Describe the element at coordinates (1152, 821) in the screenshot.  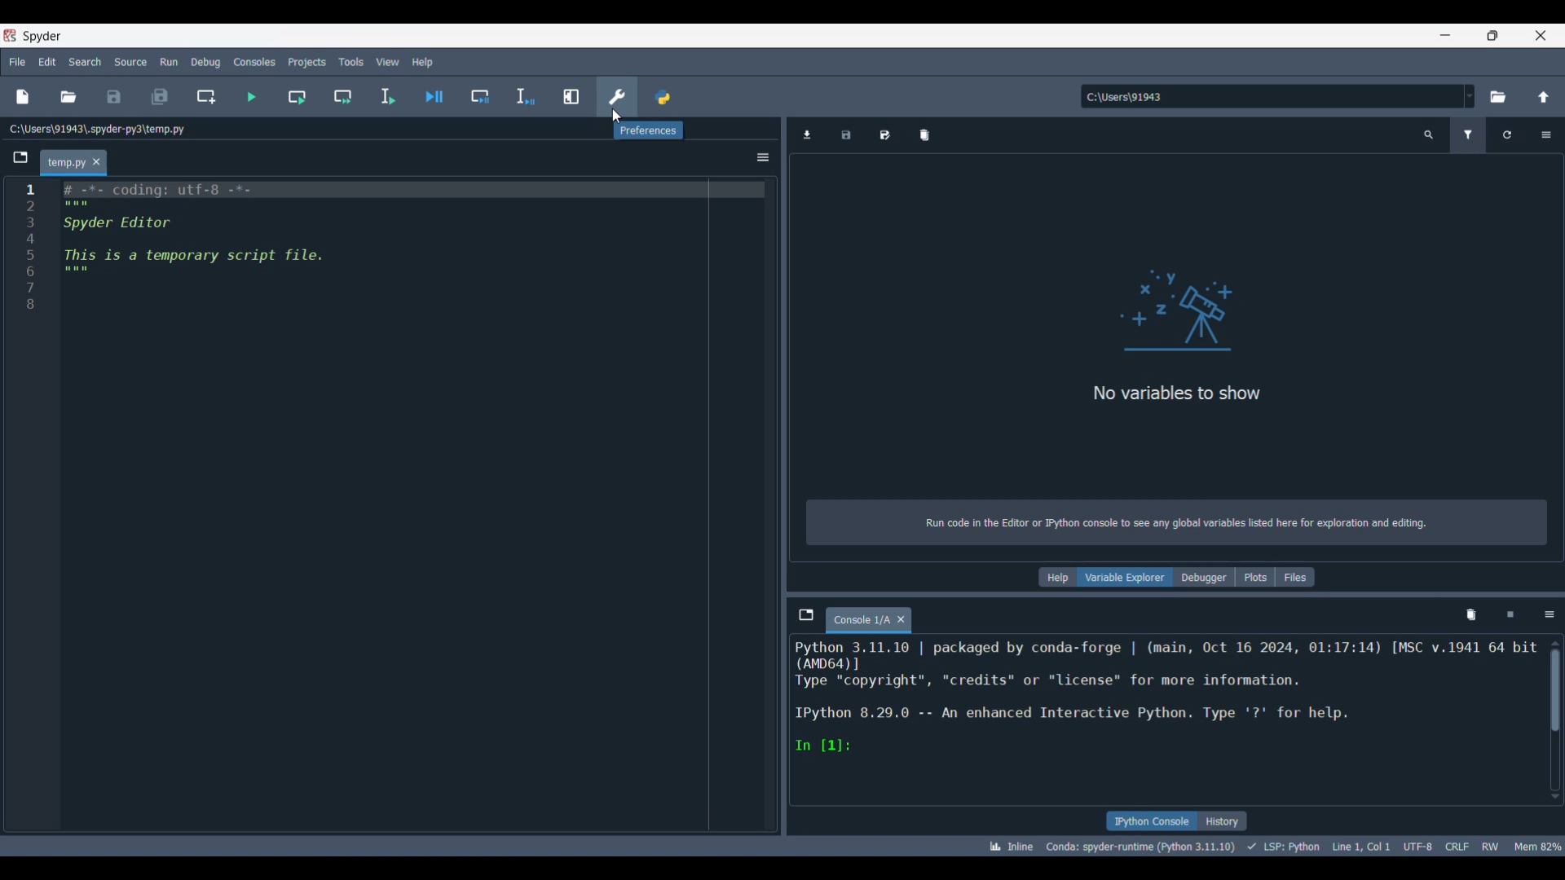
I see `IPython console` at that location.